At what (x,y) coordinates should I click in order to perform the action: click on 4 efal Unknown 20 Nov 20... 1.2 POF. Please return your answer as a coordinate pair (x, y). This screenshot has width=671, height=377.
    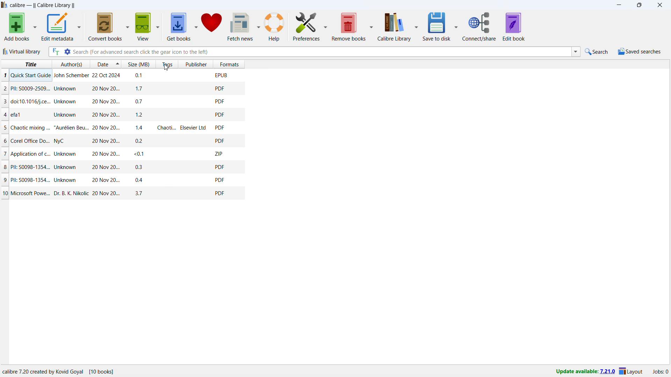
    Looking at the image, I should click on (123, 114).